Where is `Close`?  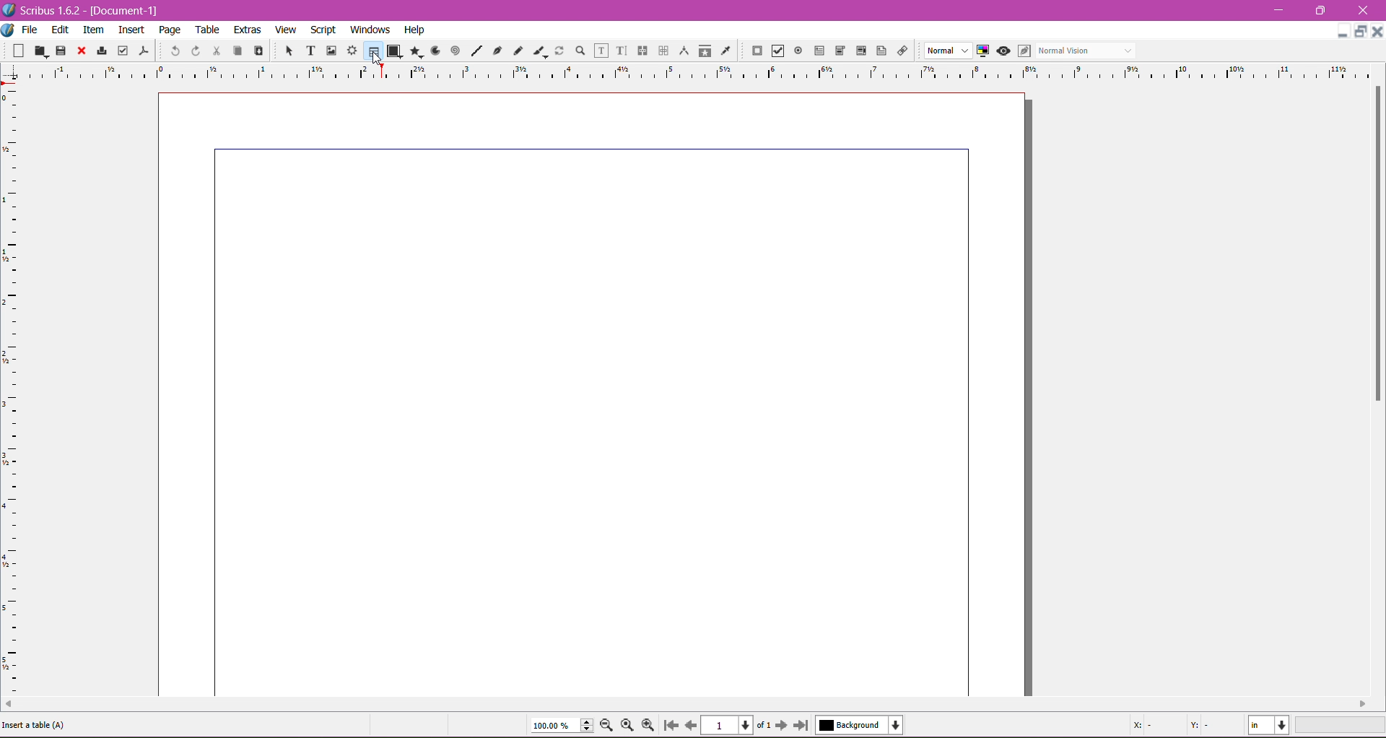 Close is located at coordinates (80, 51).